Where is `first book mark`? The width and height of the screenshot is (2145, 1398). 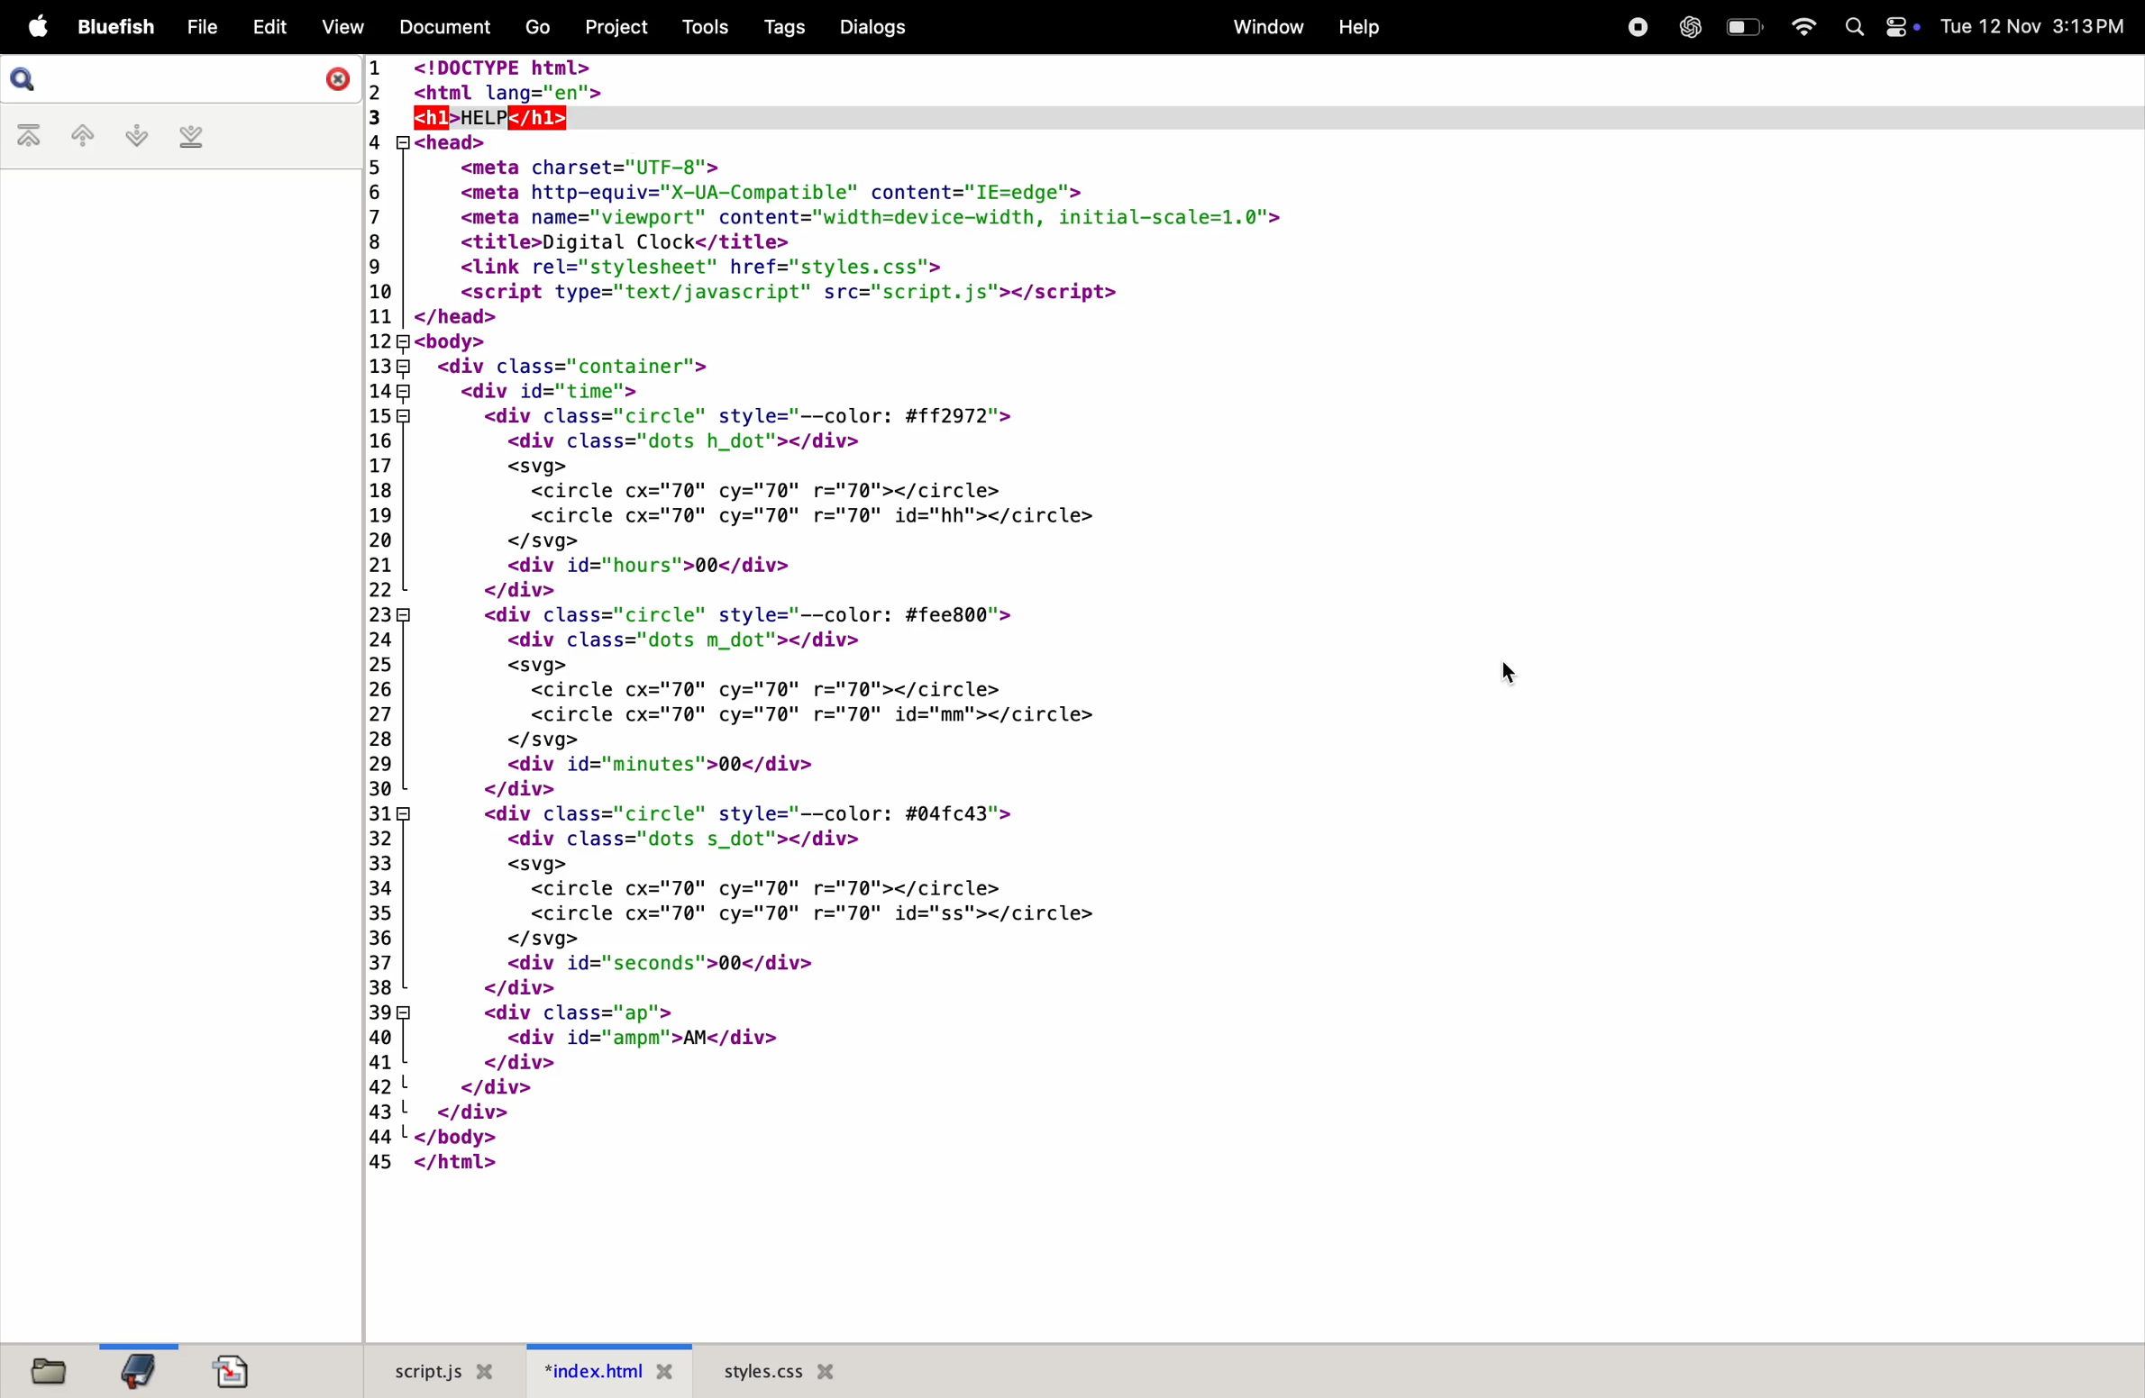 first book mark is located at coordinates (32, 137).